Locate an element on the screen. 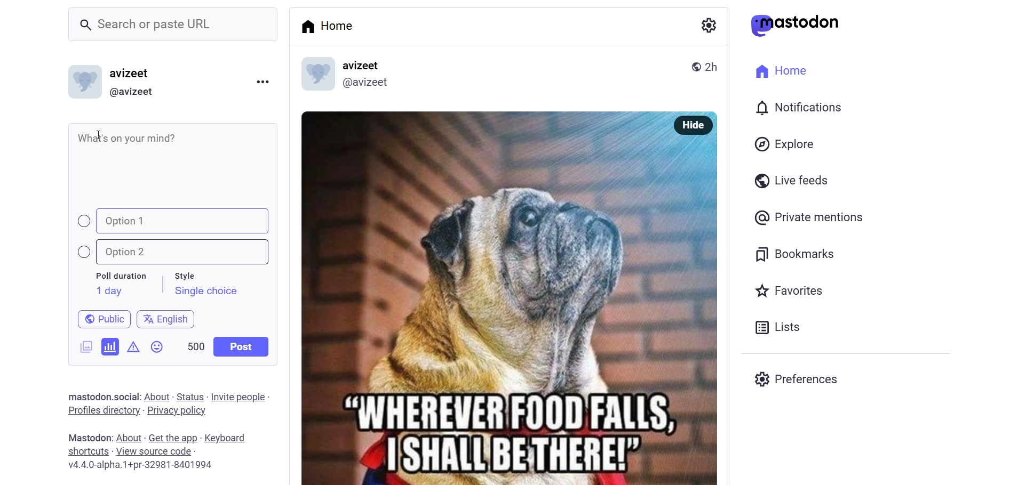 This screenshot has height=485, width=1018. Search or paste URL is located at coordinates (173, 25).